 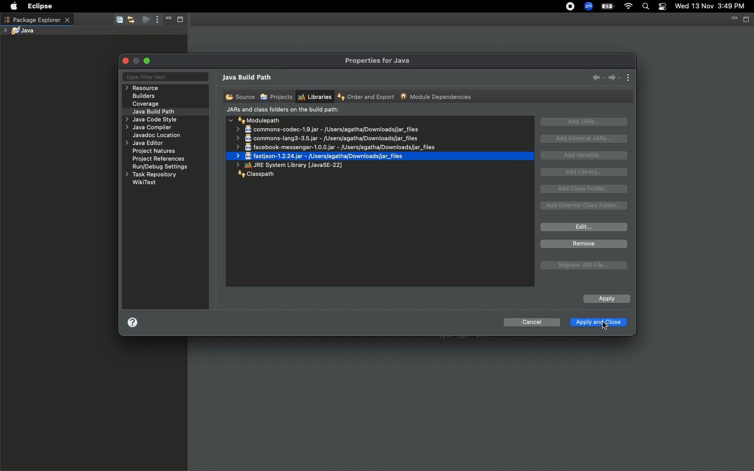 What do you see at coordinates (164, 77) in the screenshot?
I see `Type filter text` at bounding box center [164, 77].